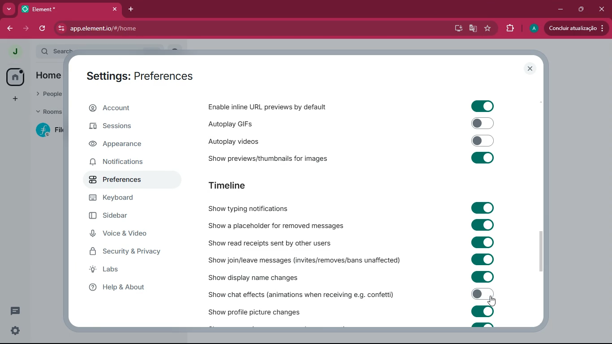 Image resolution: width=612 pixels, height=344 pixels. I want to click on sidebar, so click(121, 217).